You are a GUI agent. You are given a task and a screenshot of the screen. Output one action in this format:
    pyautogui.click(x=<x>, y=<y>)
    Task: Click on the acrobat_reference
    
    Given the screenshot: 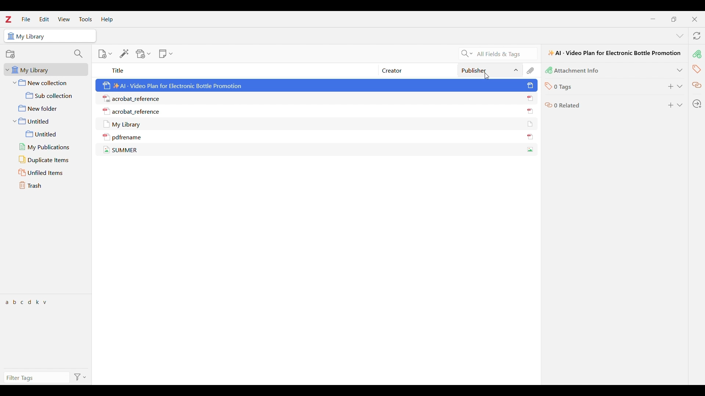 What is the action you would take?
    pyautogui.click(x=131, y=110)
    